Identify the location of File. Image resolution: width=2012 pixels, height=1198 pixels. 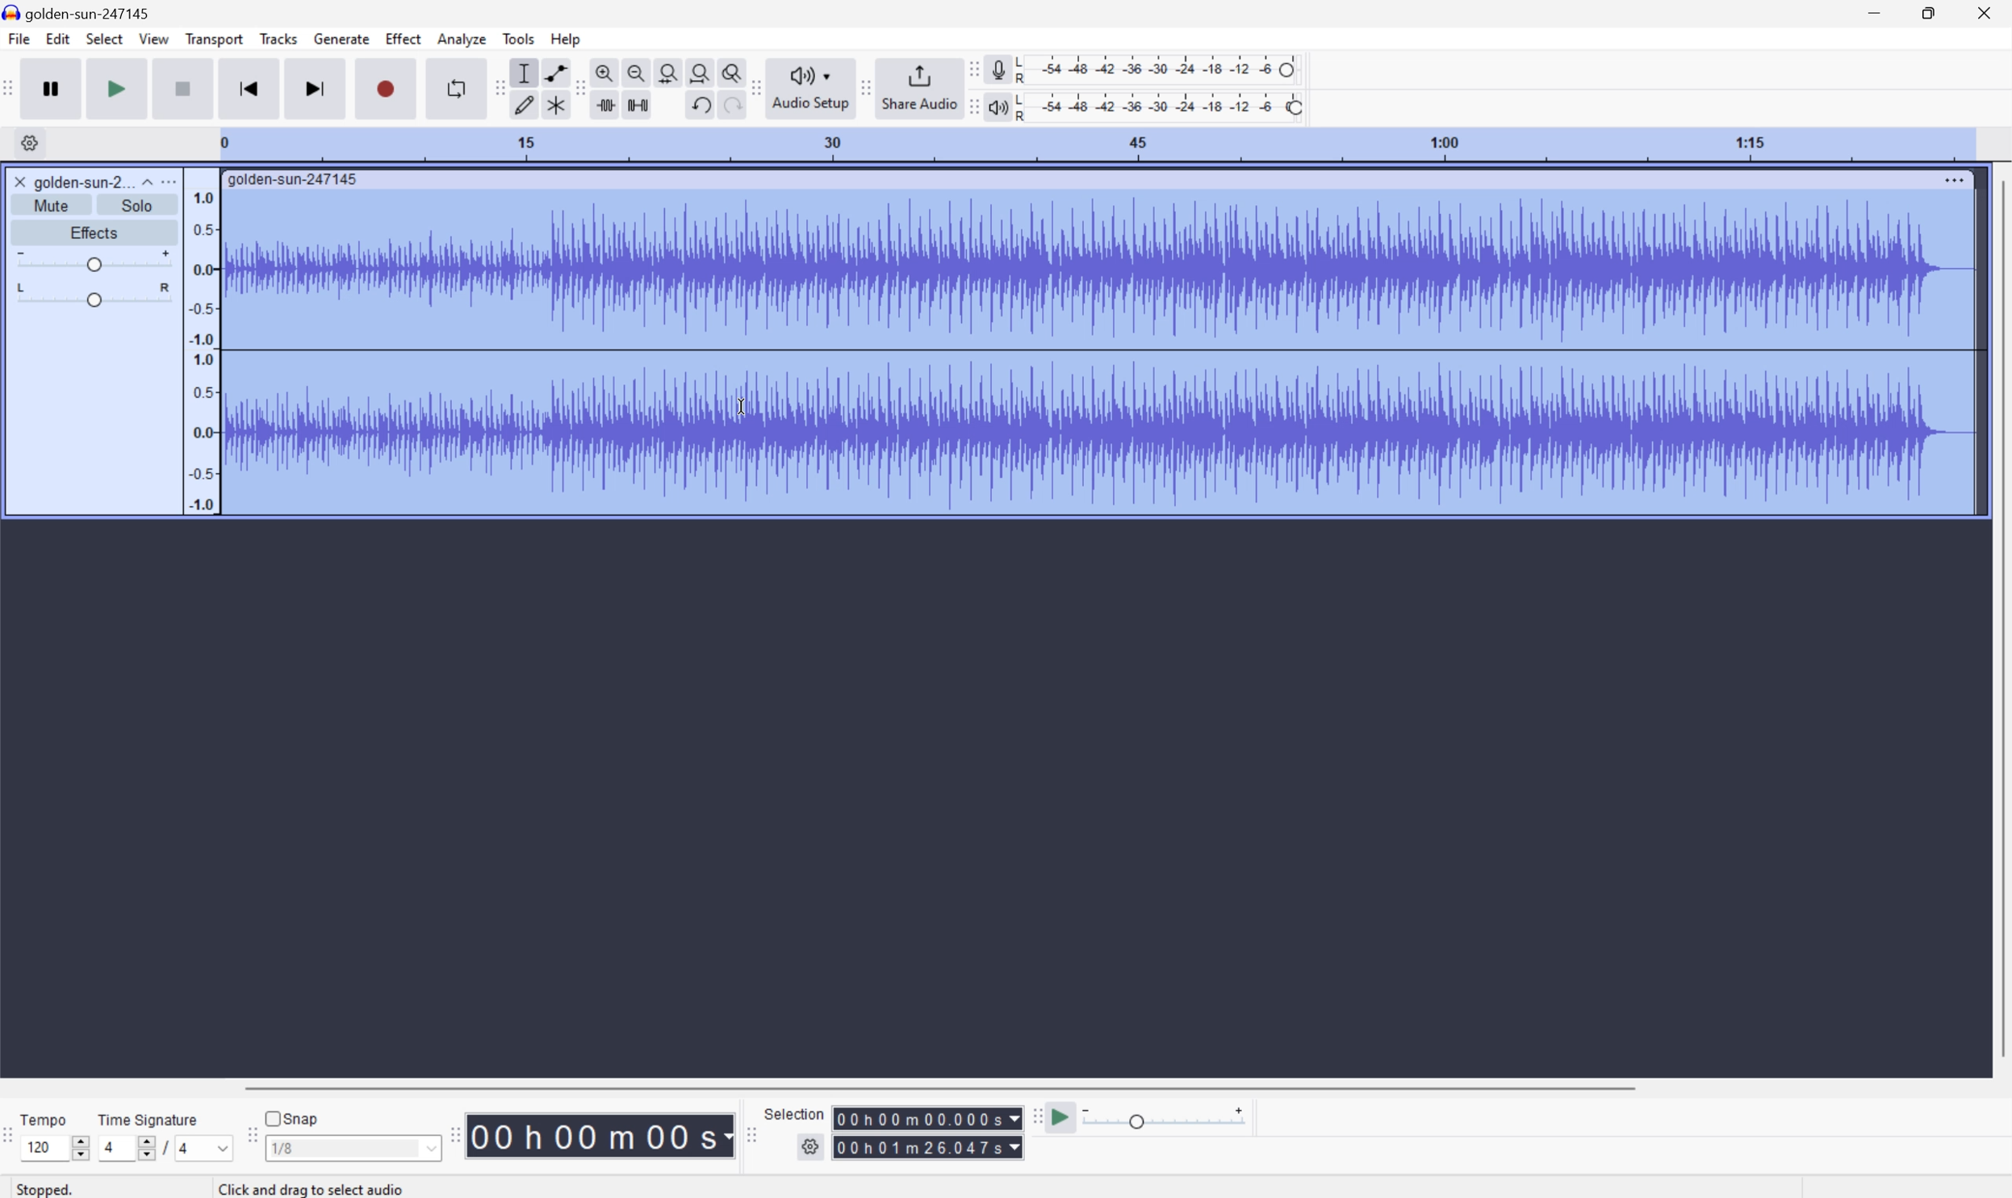
(18, 38).